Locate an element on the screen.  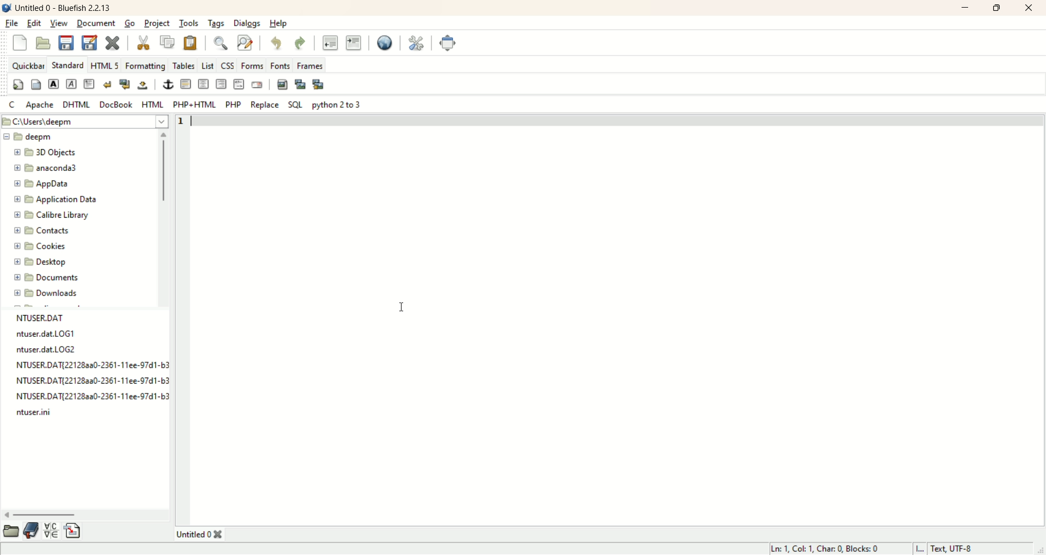
documentations is located at coordinates (32, 531).